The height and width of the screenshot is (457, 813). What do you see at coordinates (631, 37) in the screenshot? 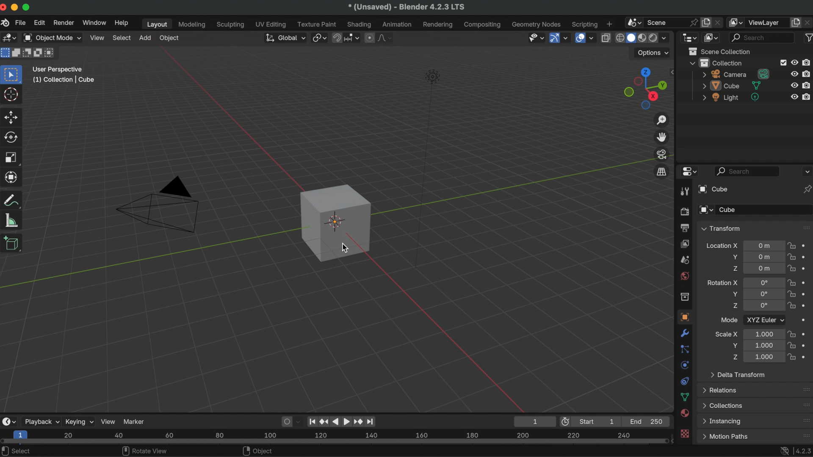
I see `viewport shading solid mode` at bounding box center [631, 37].